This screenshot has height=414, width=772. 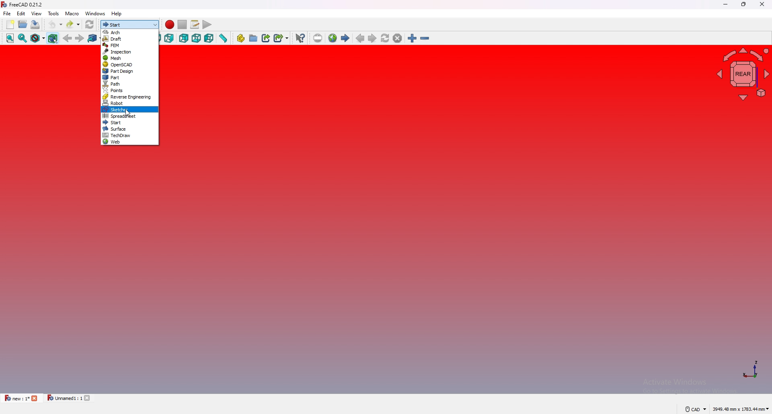 I want to click on windows, so click(x=96, y=13).